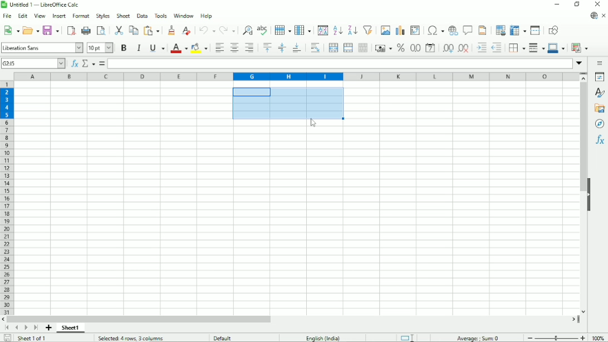 This screenshot has height=342, width=608. What do you see at coordinates (468, 30) in the screenshot?
I see `Insert comment` at bounding box center [468, 30].